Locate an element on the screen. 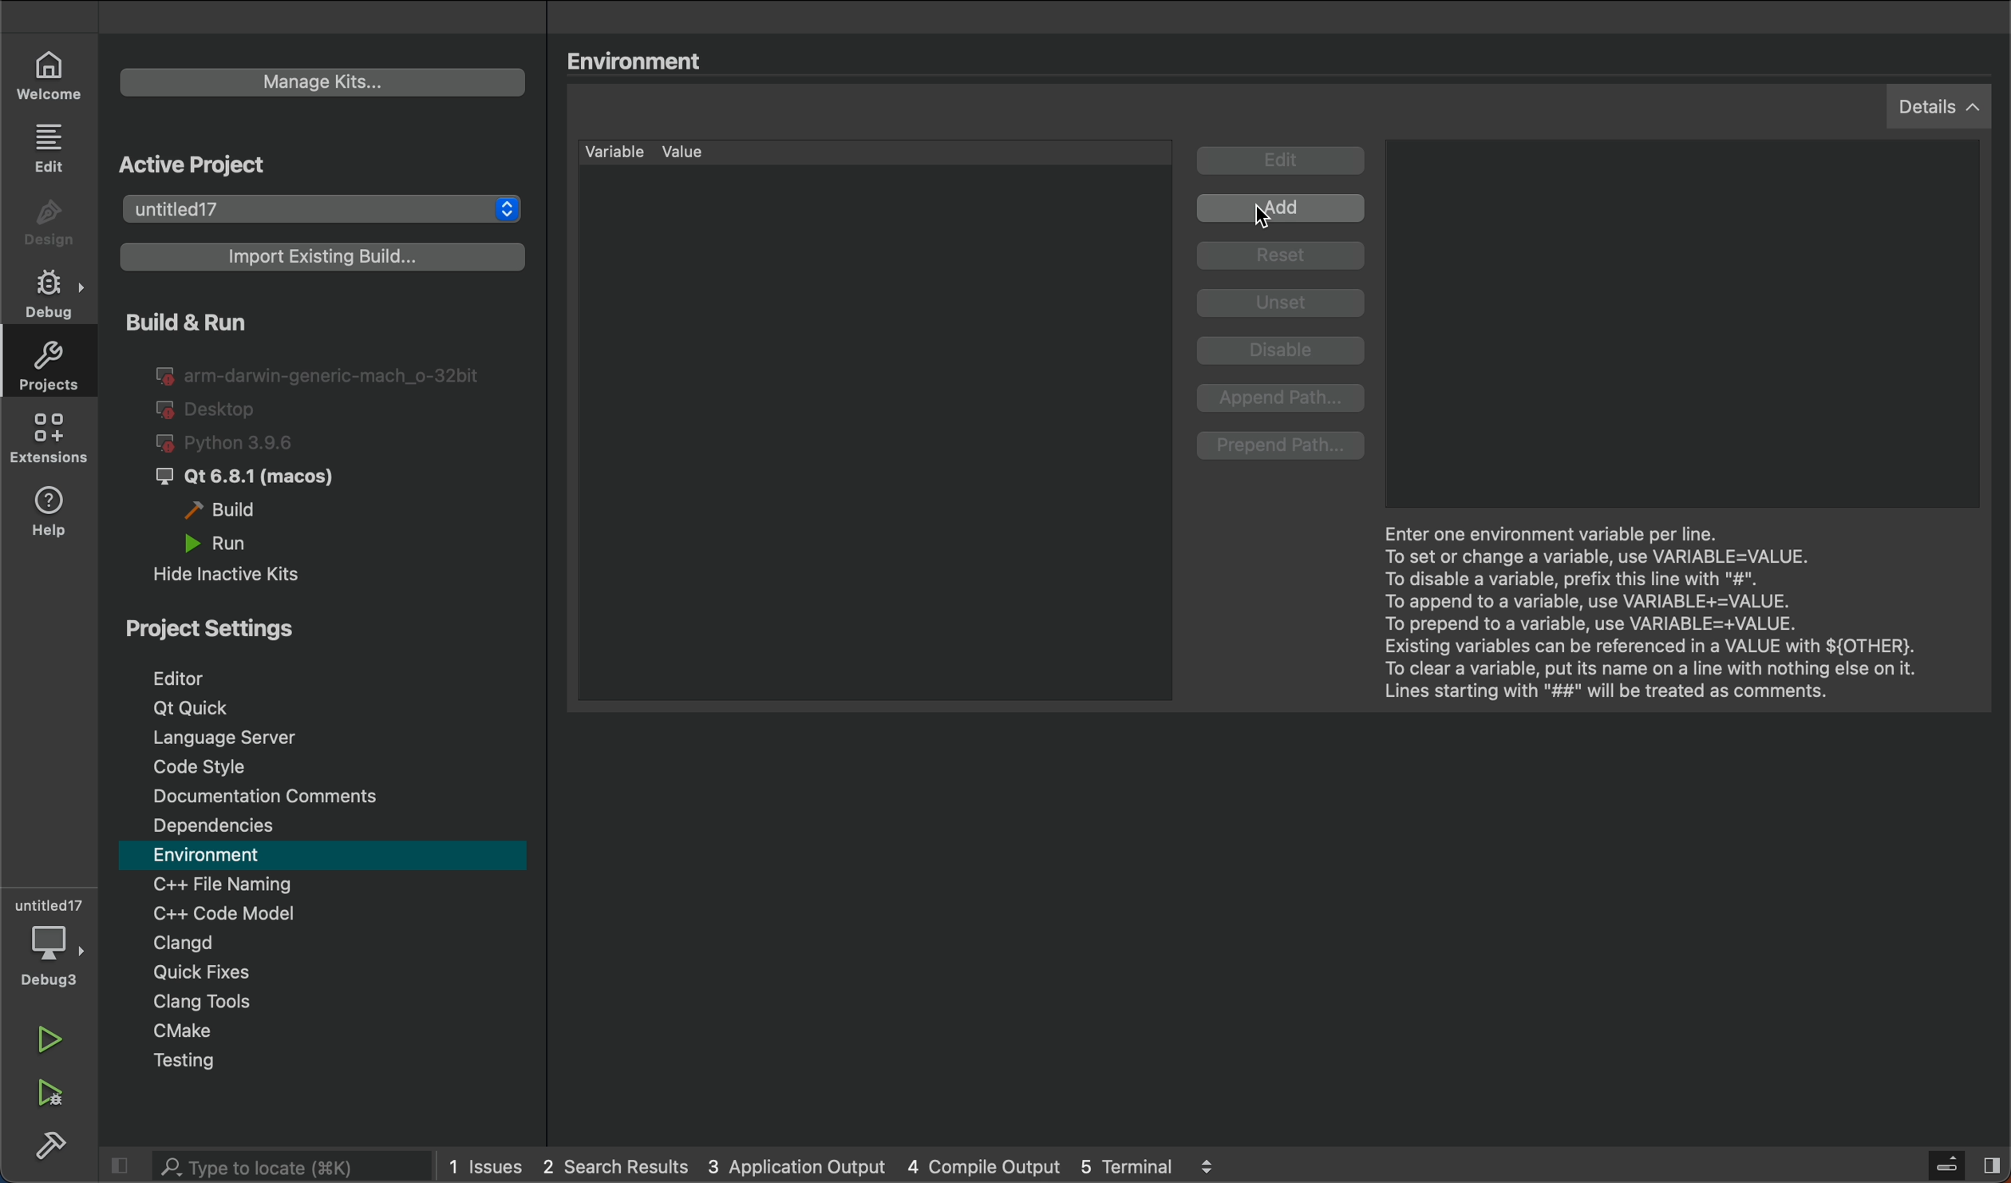  import build is located at coordinates (318, 263).